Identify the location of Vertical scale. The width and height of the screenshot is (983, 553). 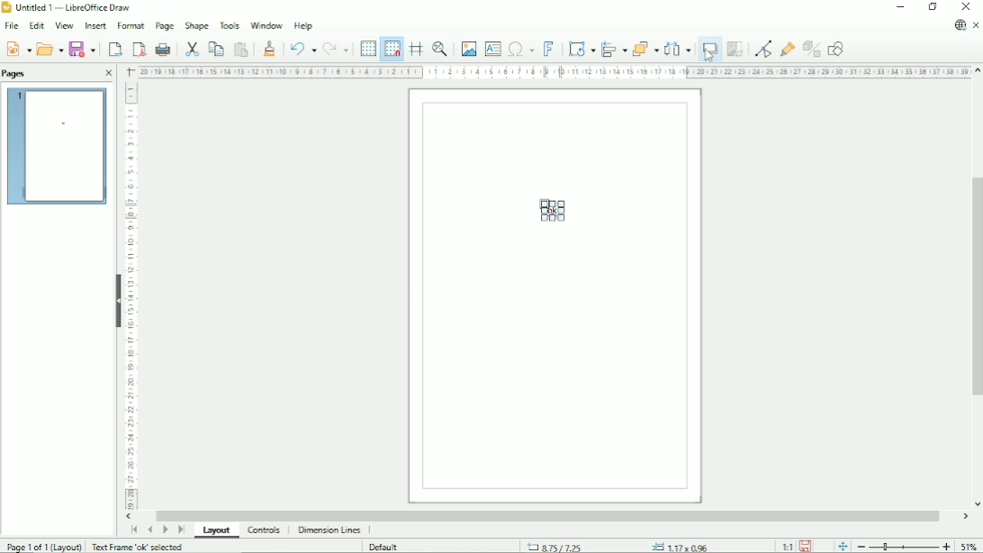
(131, 295).